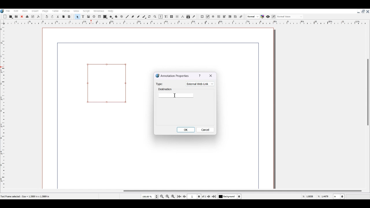 The image size is (370, 208). Describe the element at coordinates (167, 196) in the screenshot. I see `Zoom to 100%` at that location.